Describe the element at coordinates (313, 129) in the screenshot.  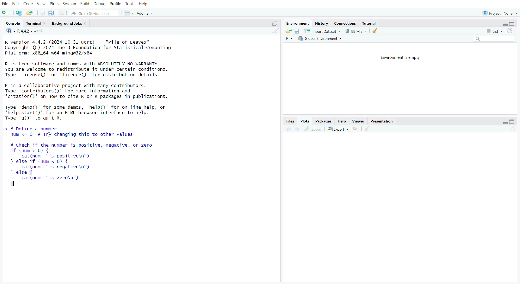
I see `zoom` at that location.